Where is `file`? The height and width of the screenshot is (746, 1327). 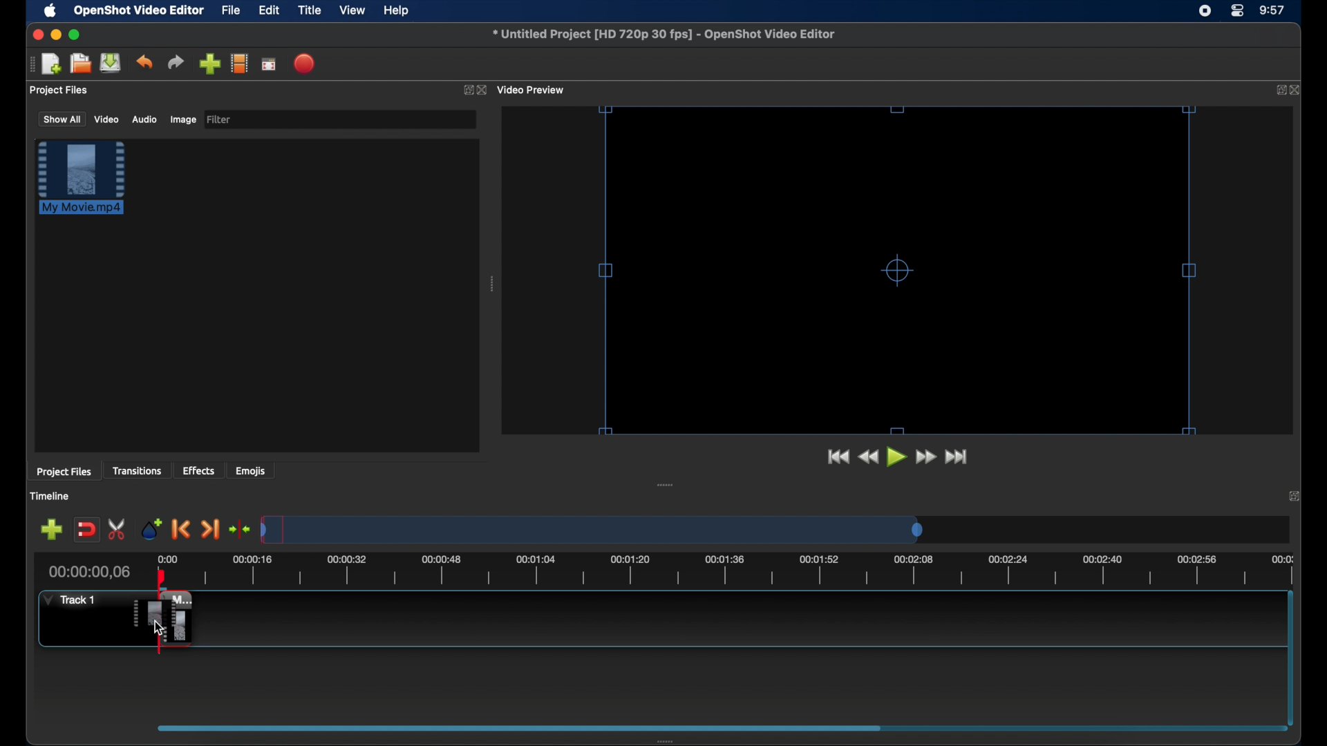 file is located at coordinates (232, 11).